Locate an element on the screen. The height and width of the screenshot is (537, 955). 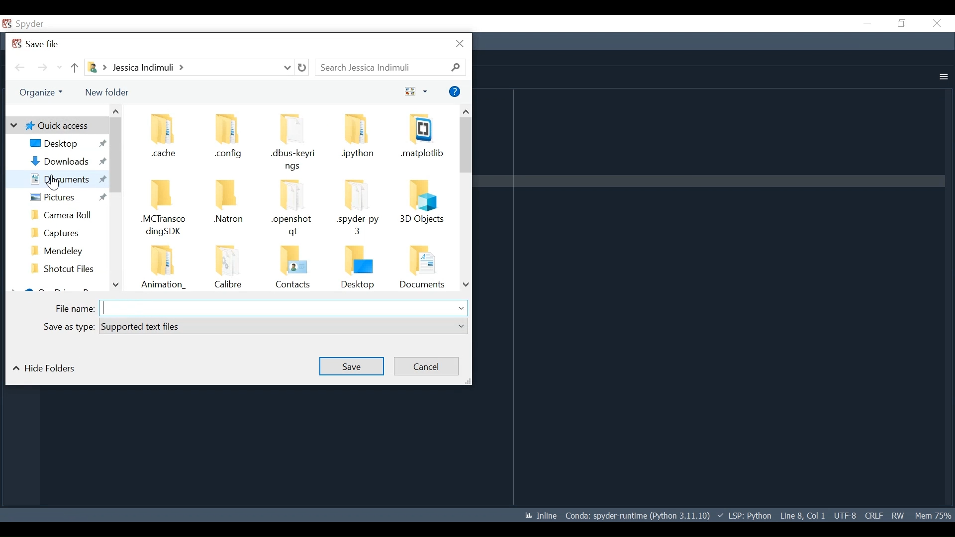
Close is located at coordinates (937, 23).